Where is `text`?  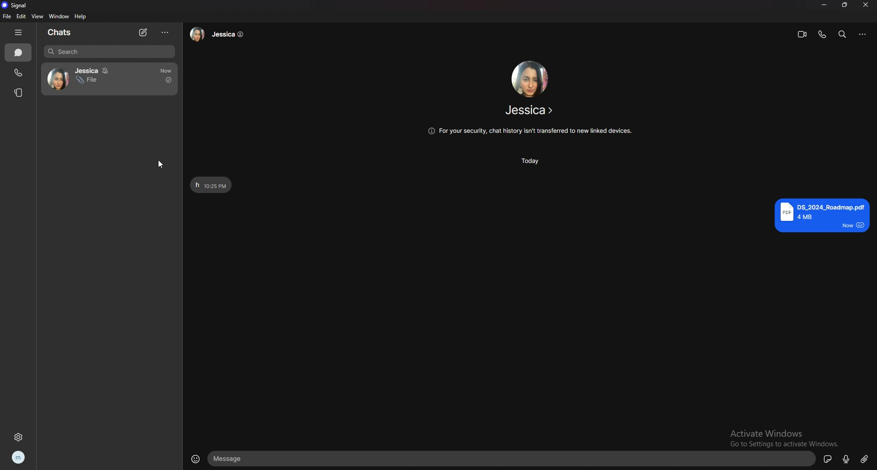
text is located at coordinates (211, 184).